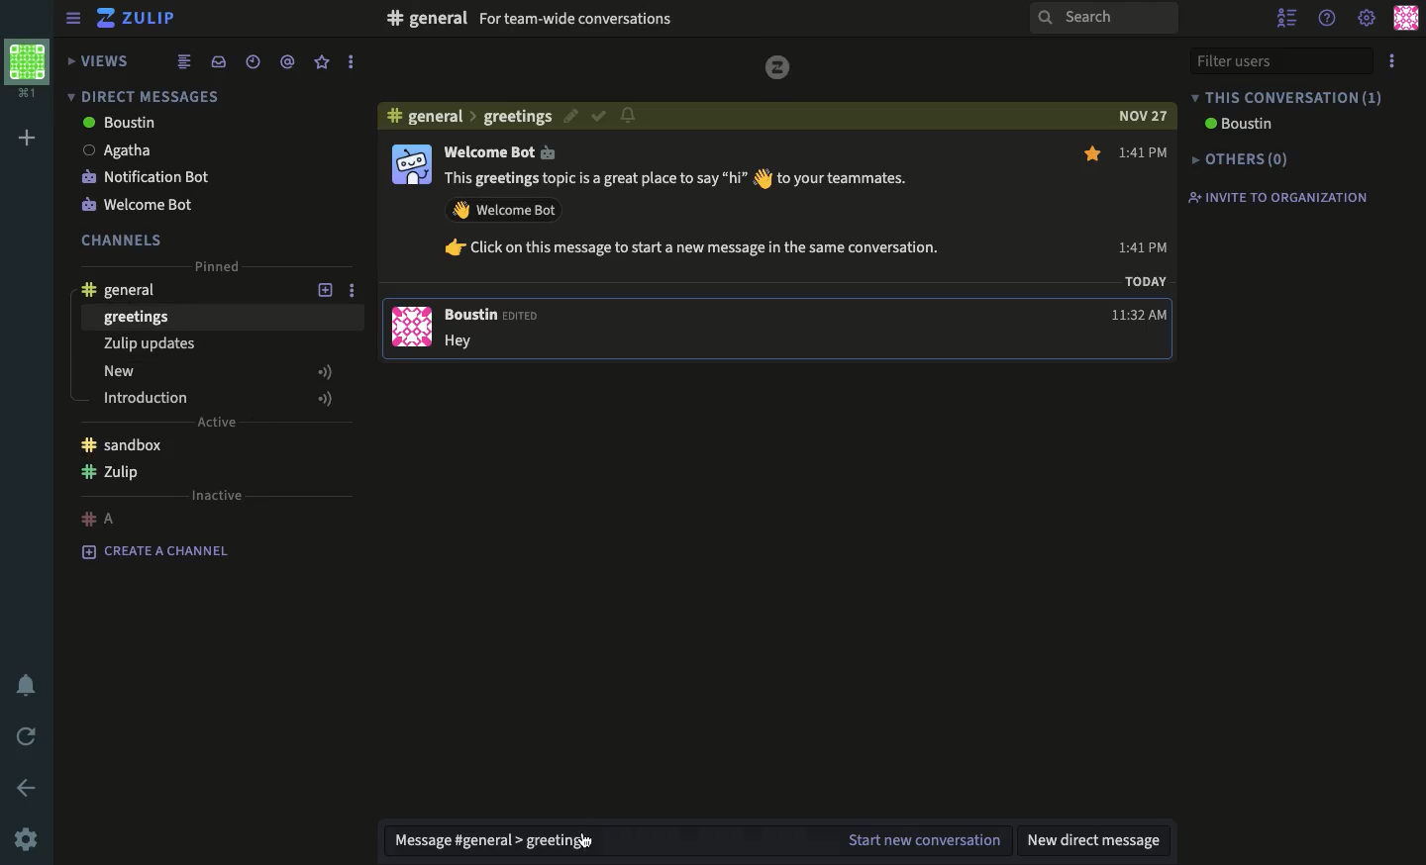  What do you see at coordinates (567, 116) in the screenshot?
I see `edit` at bounding box center [567, 116].